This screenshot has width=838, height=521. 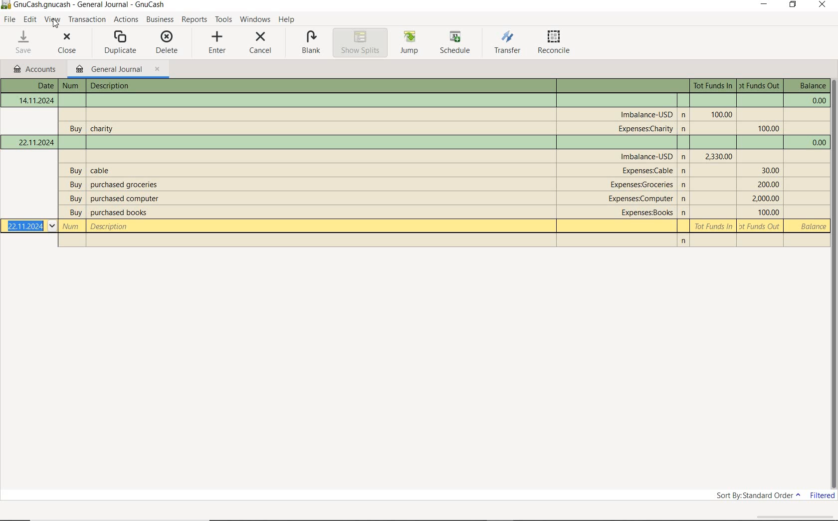 What do you see at coordinates (166, 42) in the screenshot?
I see `DELETE` at bounding box center [166, 42].